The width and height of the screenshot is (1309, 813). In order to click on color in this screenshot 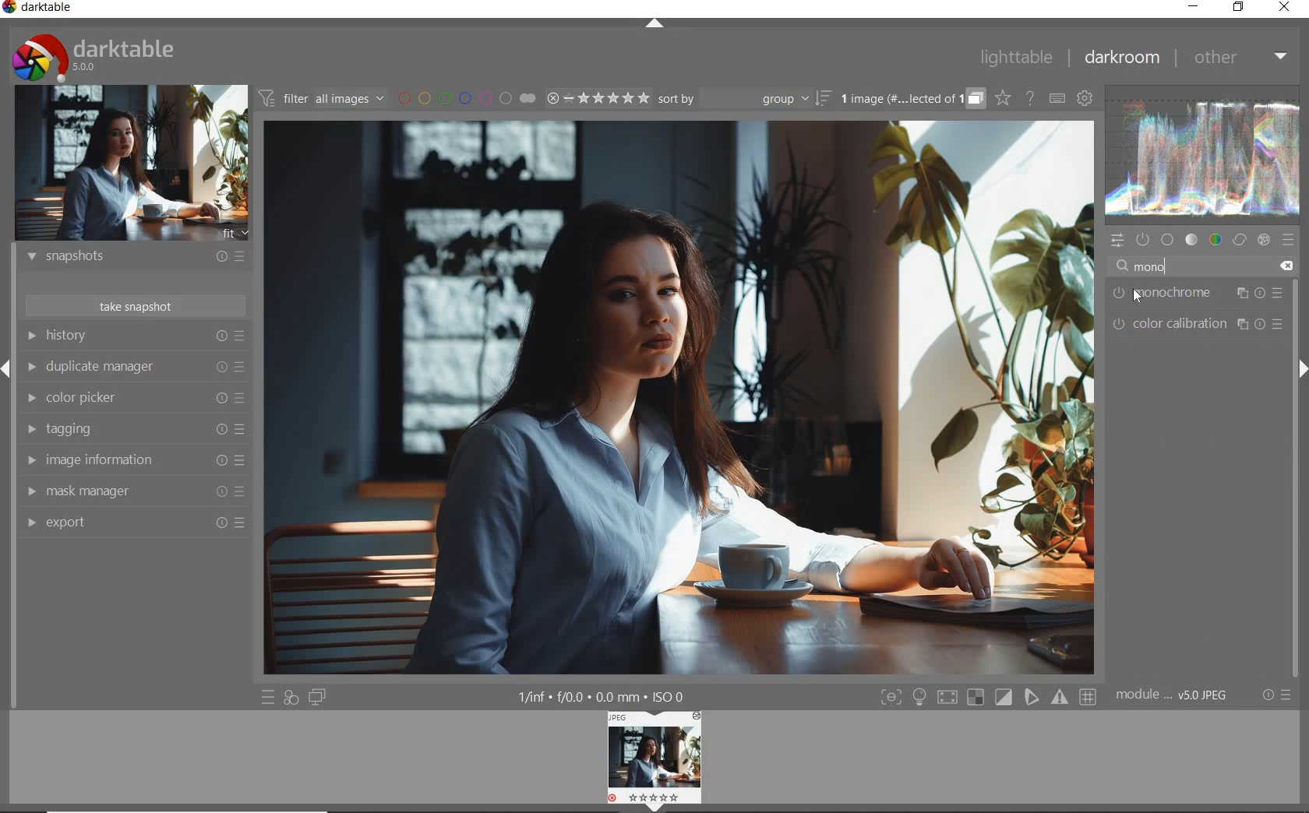, I will do `click(1216, 239)`.